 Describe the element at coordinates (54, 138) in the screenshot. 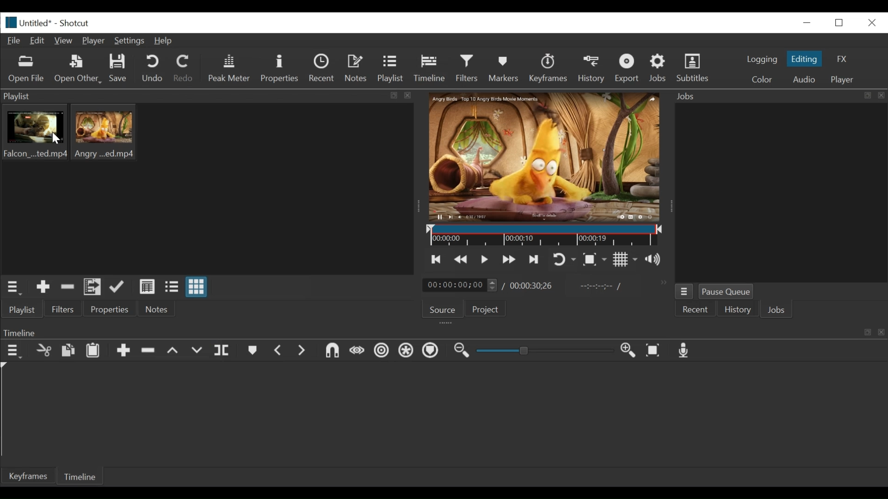

I see `cursor` at that location.